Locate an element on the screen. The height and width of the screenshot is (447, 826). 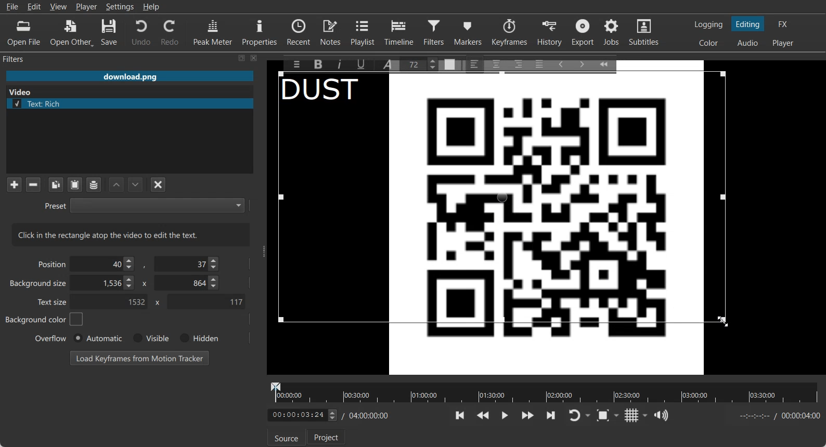
Position Y- Coordinate is located at coordinates (188, 264).